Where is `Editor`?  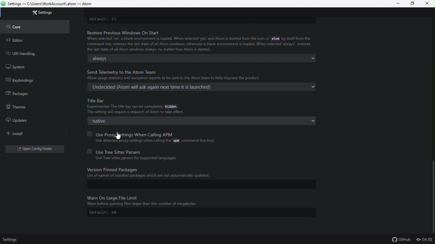 Editor is located at coordinates (36, 40).